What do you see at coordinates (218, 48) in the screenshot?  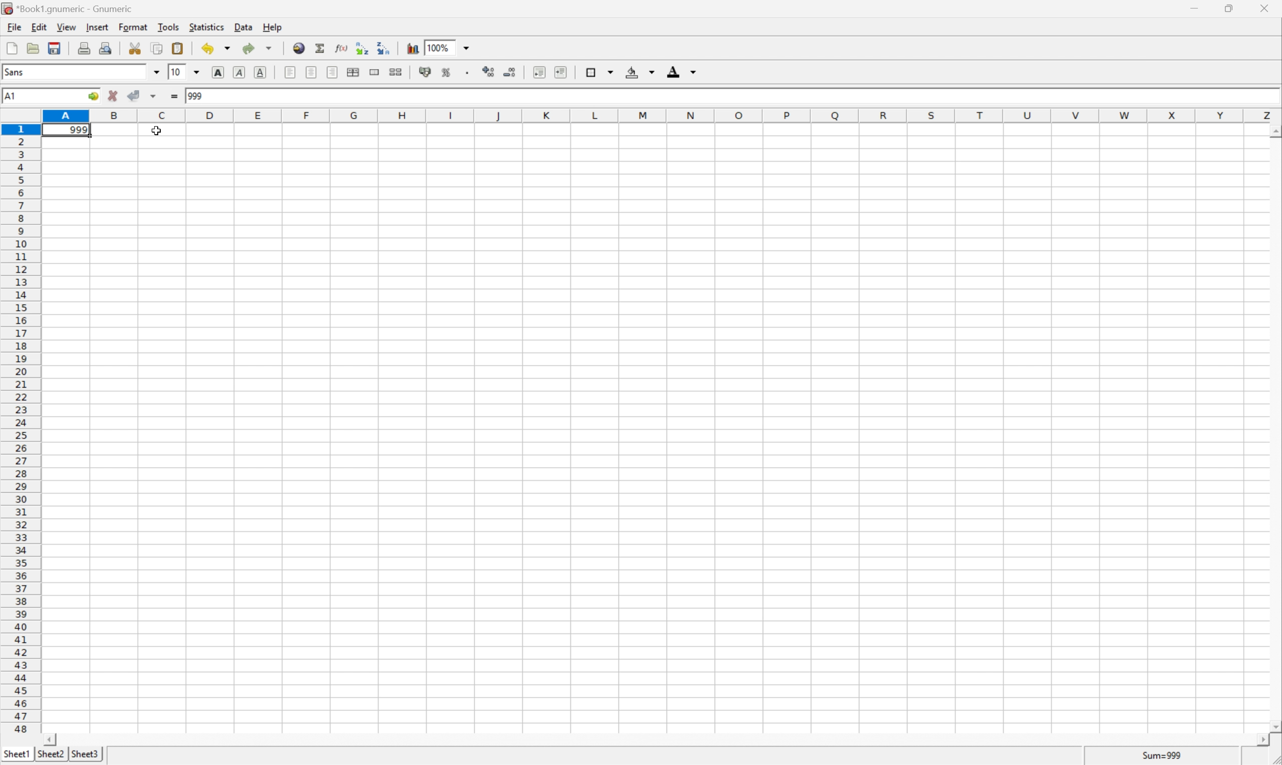 I see `undo` at bounding box center [218, 48].